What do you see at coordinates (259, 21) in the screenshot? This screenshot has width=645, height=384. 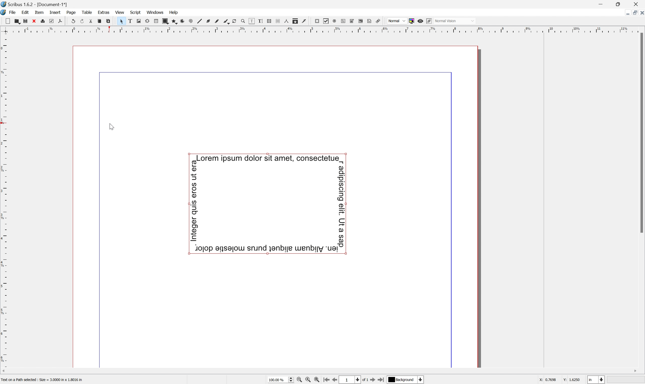 I see `Edit text with story editor` at bounding box center [259, 21].